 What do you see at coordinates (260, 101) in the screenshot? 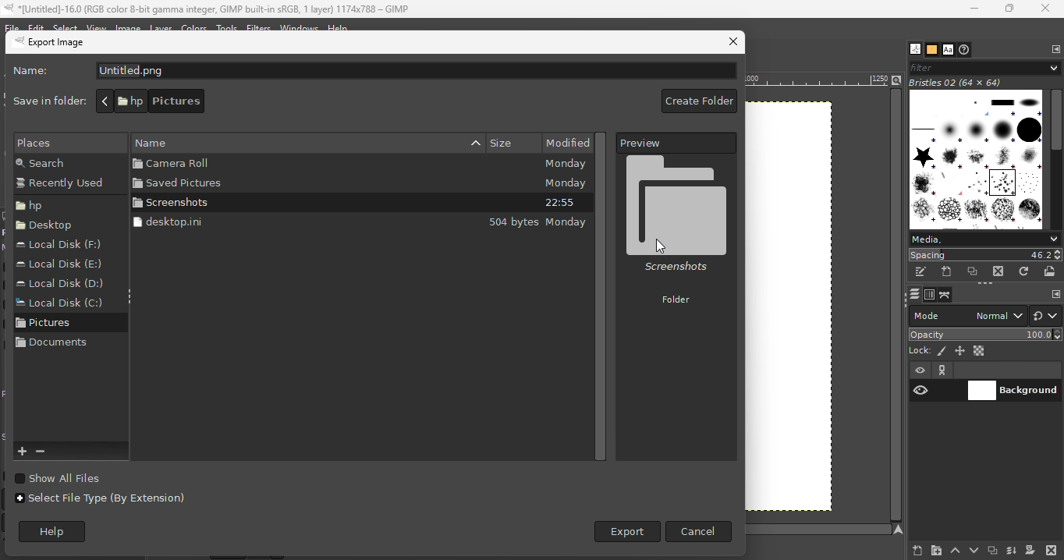
I see `my Pictures` at bounding box center [260, 101].